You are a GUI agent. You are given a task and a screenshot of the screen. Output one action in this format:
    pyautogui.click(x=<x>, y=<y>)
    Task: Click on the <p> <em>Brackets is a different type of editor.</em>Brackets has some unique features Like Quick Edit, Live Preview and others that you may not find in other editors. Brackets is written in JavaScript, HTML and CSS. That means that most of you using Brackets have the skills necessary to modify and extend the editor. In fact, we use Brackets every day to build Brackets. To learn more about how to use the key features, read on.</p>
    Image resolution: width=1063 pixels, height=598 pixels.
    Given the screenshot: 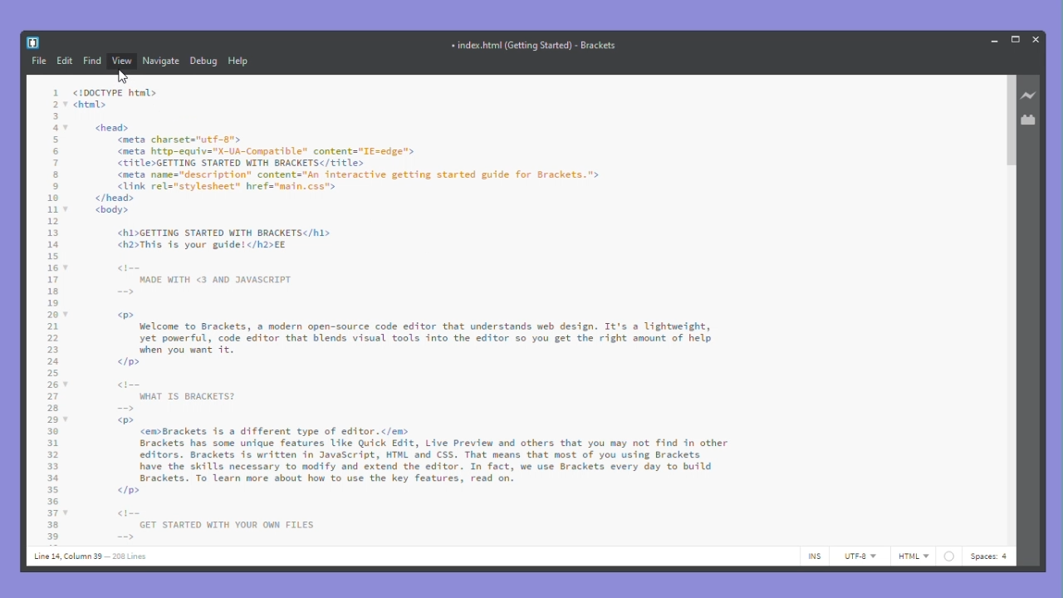 What is the action you would take?
    pyautogui.click(x=424, y=456)
    